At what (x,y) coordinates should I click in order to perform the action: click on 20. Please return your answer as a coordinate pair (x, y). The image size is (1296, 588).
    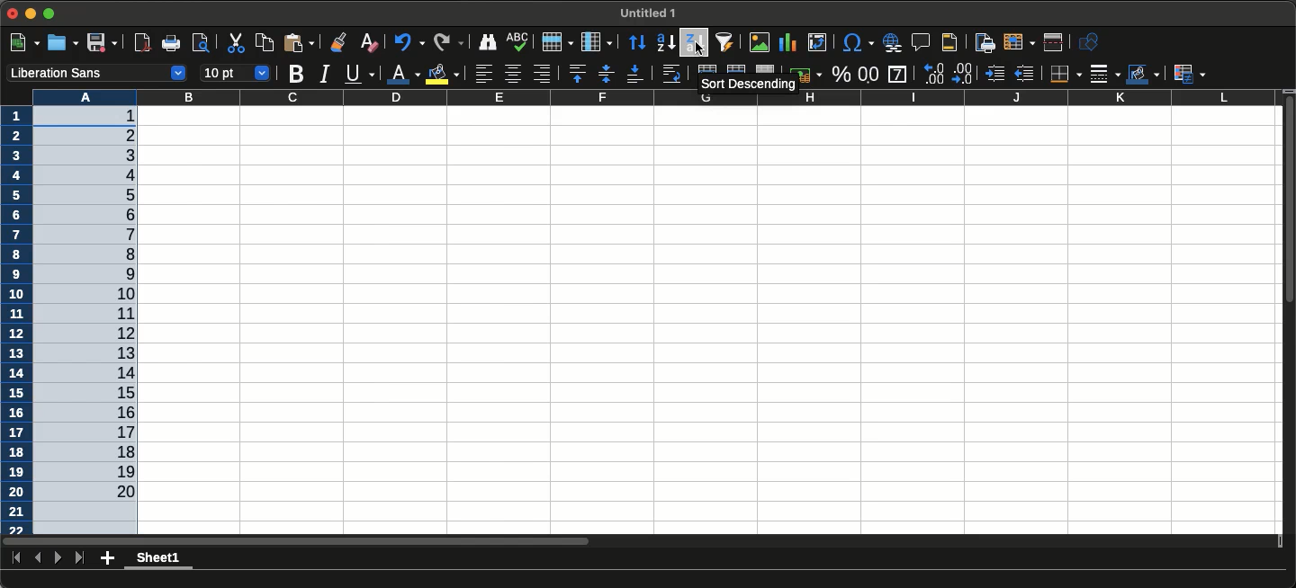
    Looking at the image, I should click on (118, 491).